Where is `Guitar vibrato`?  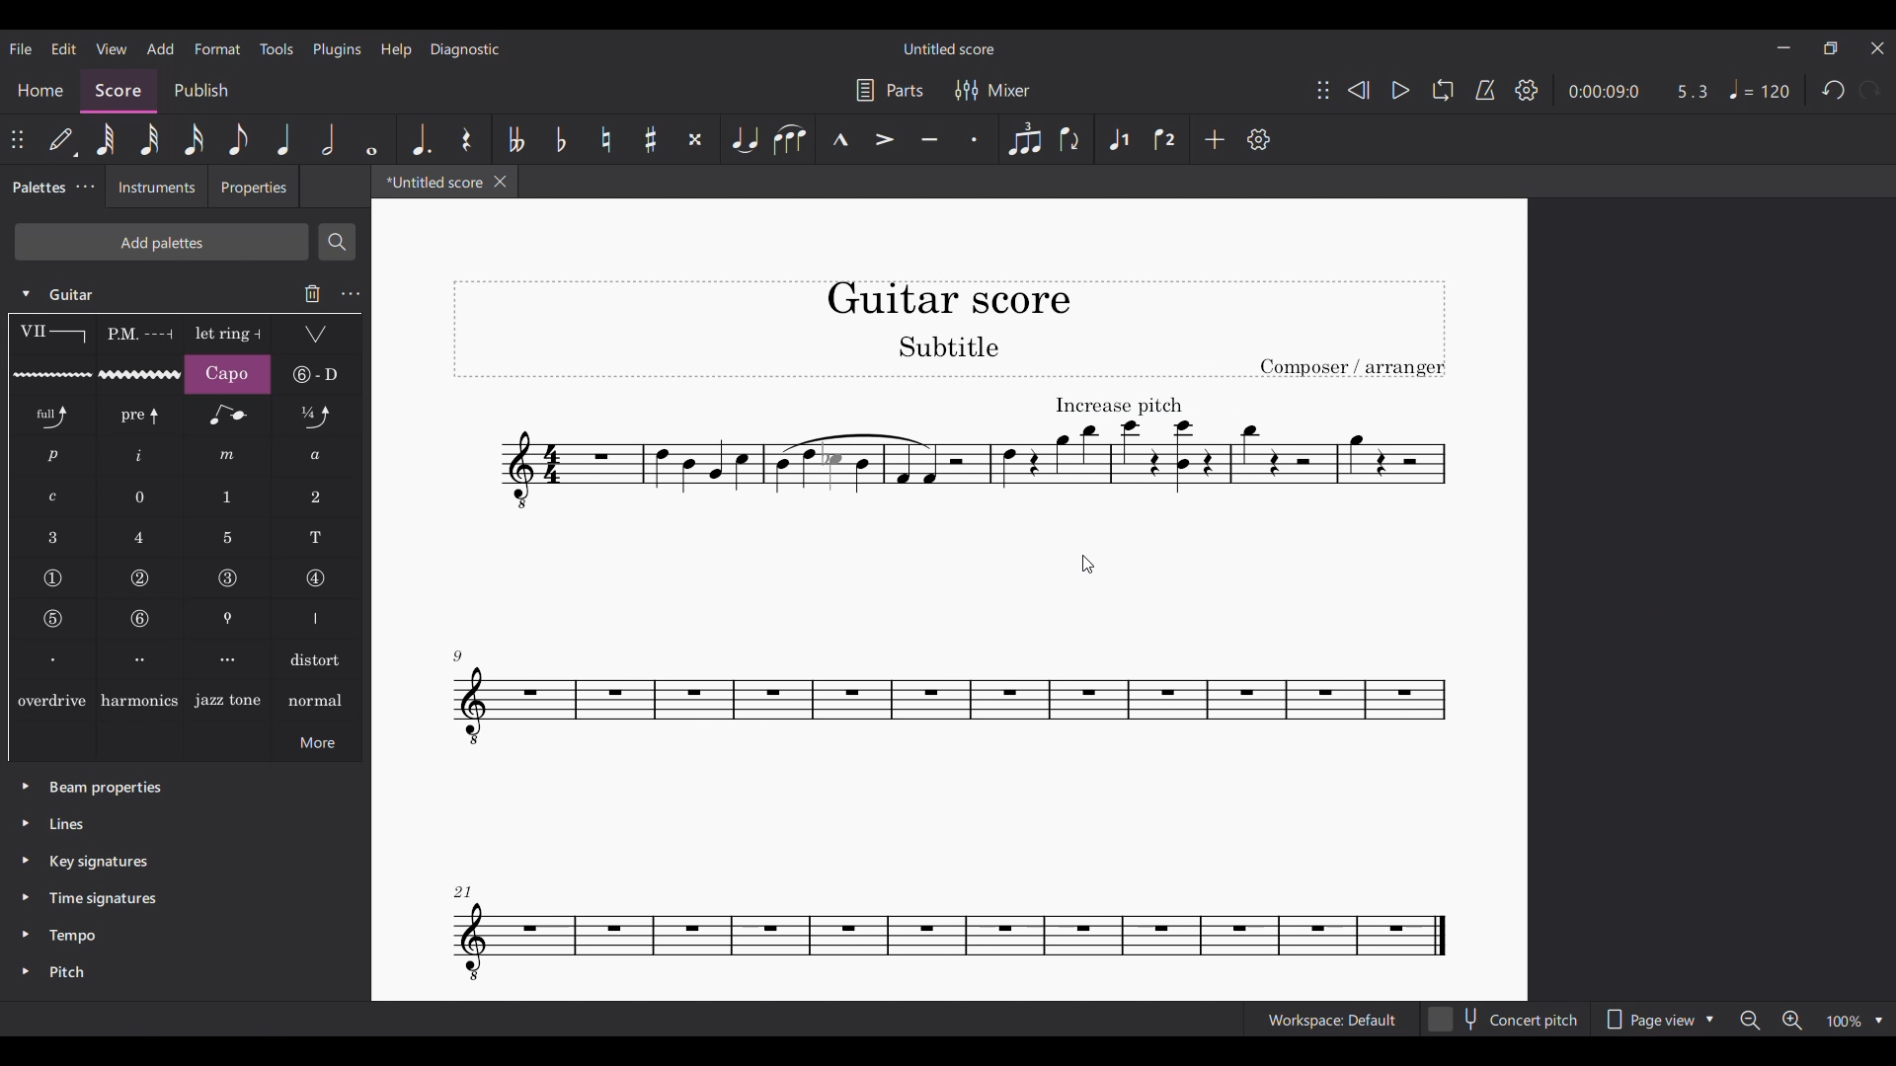
Guitar vibrato is located at coordinates (52, 375).